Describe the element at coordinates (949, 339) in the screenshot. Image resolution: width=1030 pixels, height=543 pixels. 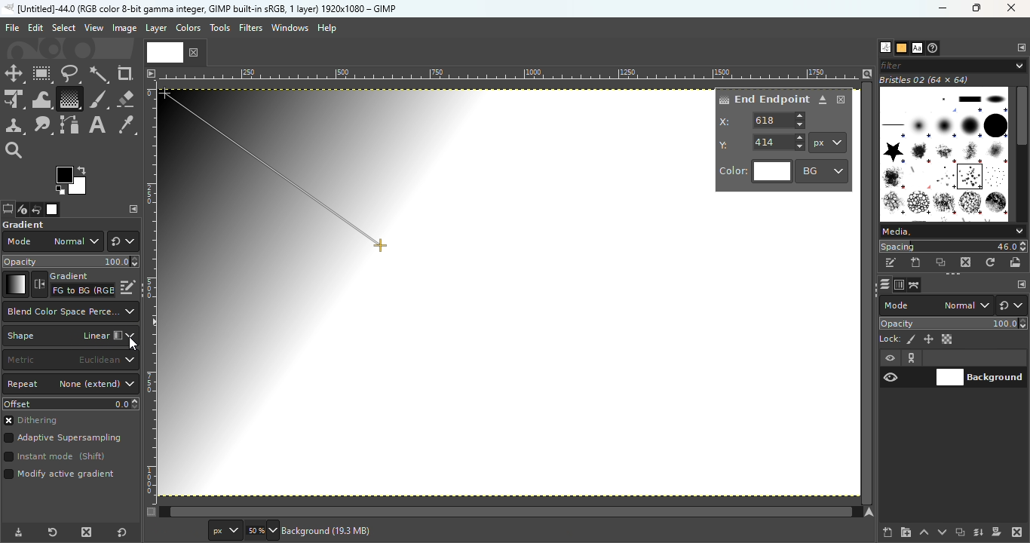
I see `Lock alpha channel` at that location.